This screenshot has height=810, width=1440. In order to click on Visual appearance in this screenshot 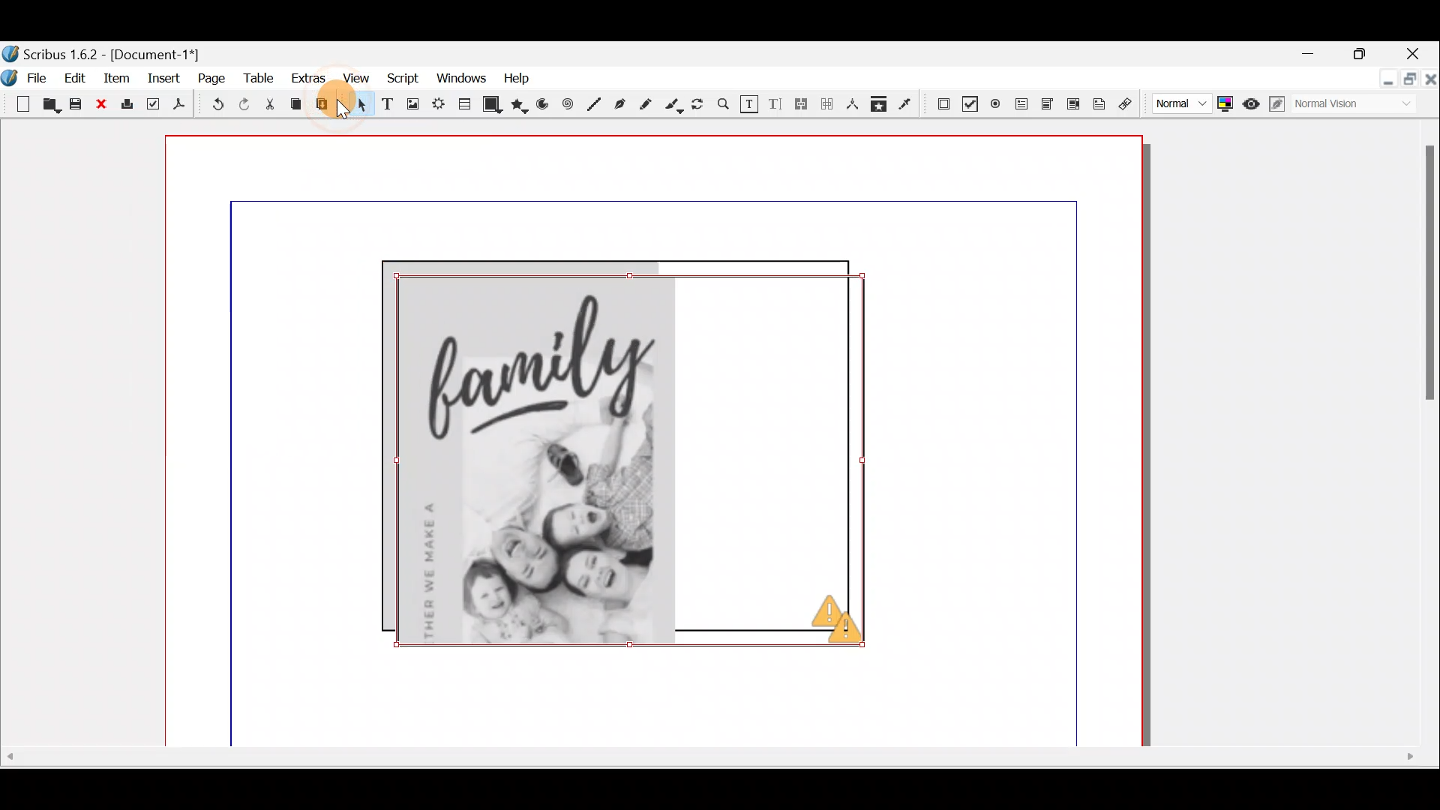, I will do `click(1351, 106)`.